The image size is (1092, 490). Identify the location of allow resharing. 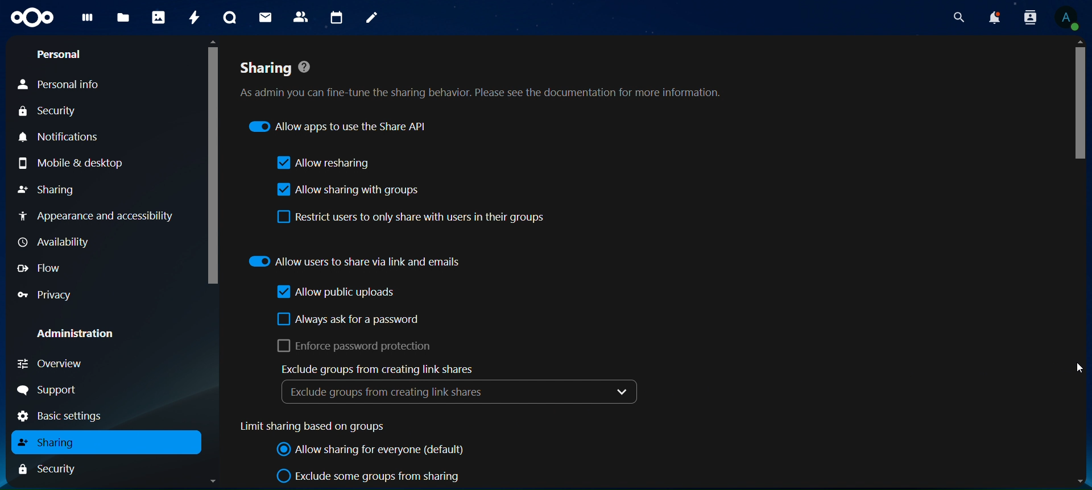
(323, 163).